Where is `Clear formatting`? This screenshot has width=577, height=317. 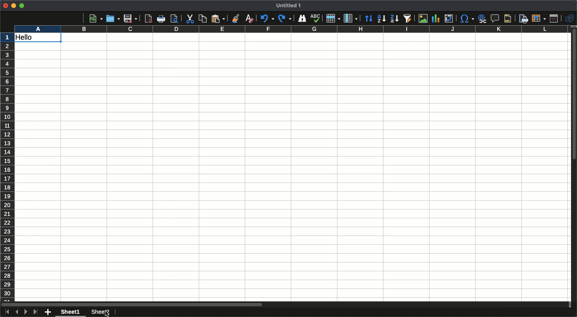 Clear formatting is located at coordinates (250, 18).